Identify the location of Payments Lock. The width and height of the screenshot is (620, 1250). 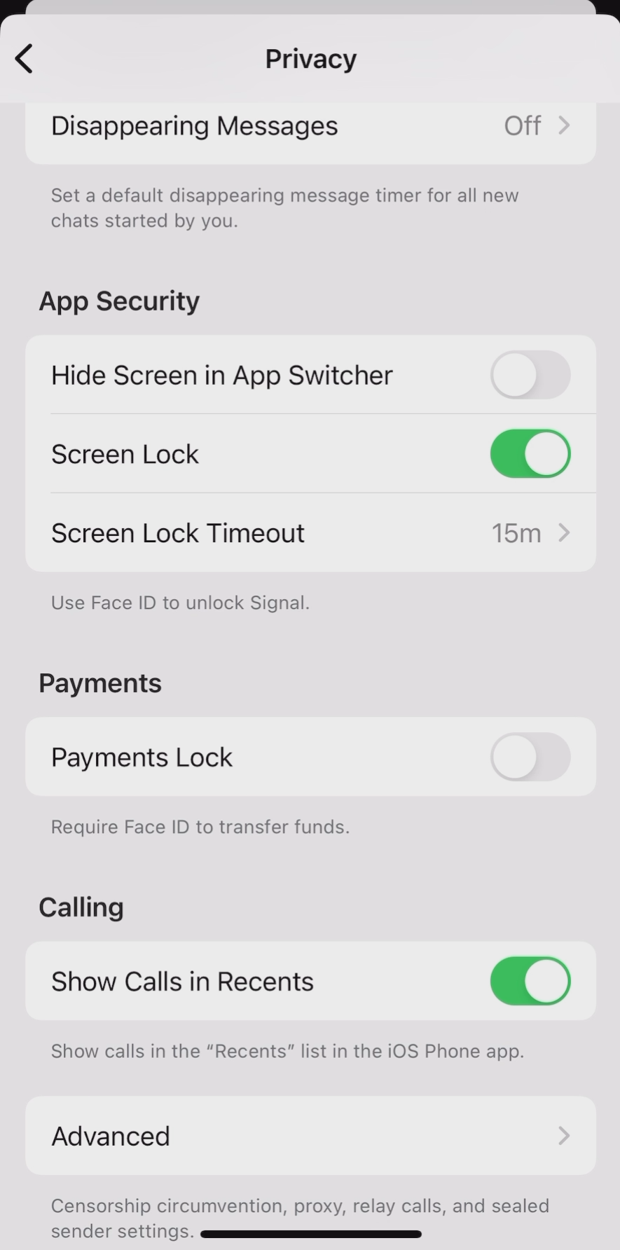
(315, 758).